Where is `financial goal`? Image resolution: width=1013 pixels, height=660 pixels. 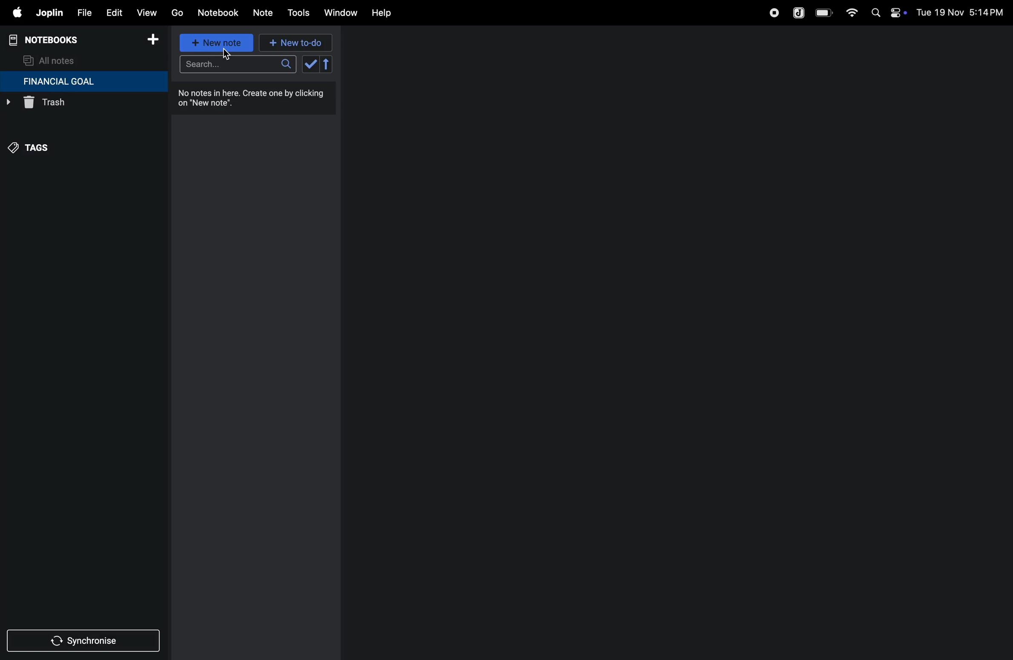 financial goal is located at coordinates (83, 82).